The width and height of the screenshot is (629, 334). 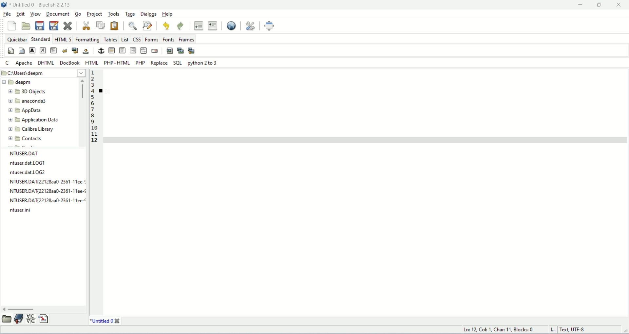 What do you see at coordinates (65, 51) in the screenshot?
I see `break` at bounding box center [65, 51].